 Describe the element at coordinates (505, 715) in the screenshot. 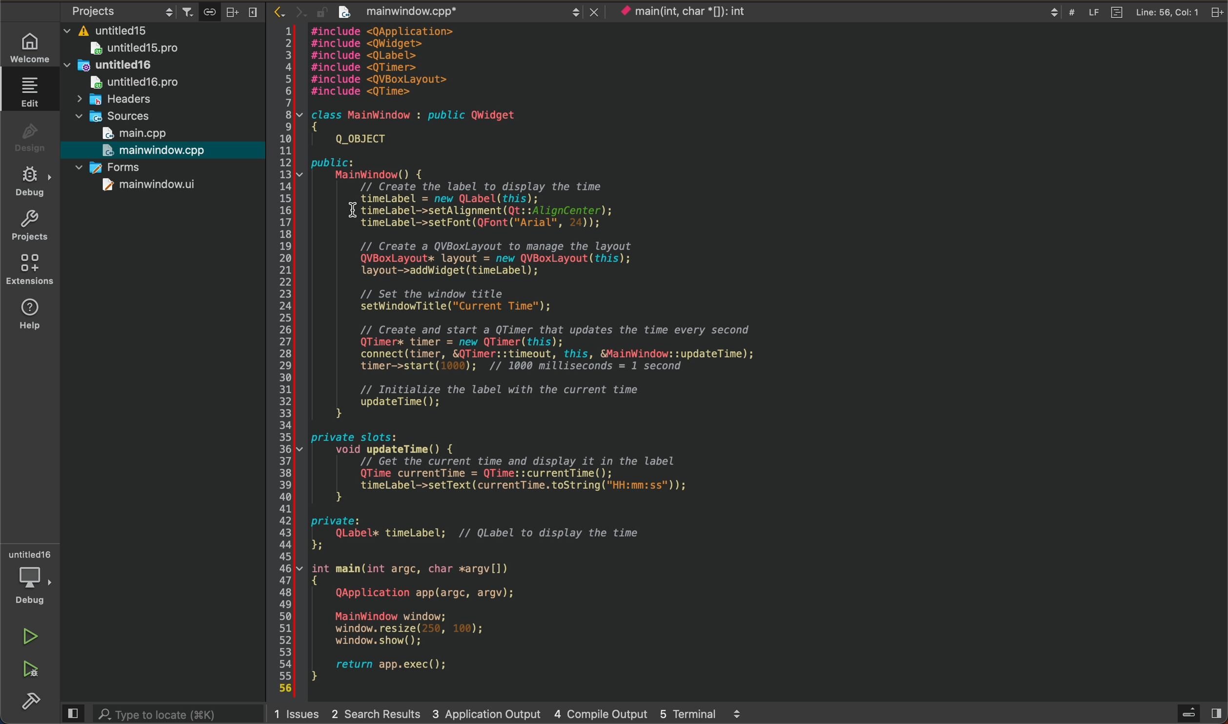

I see `1 Issues 2 Search Results 3 Application Output 4 Compile Output 5 Terminal` at that location.